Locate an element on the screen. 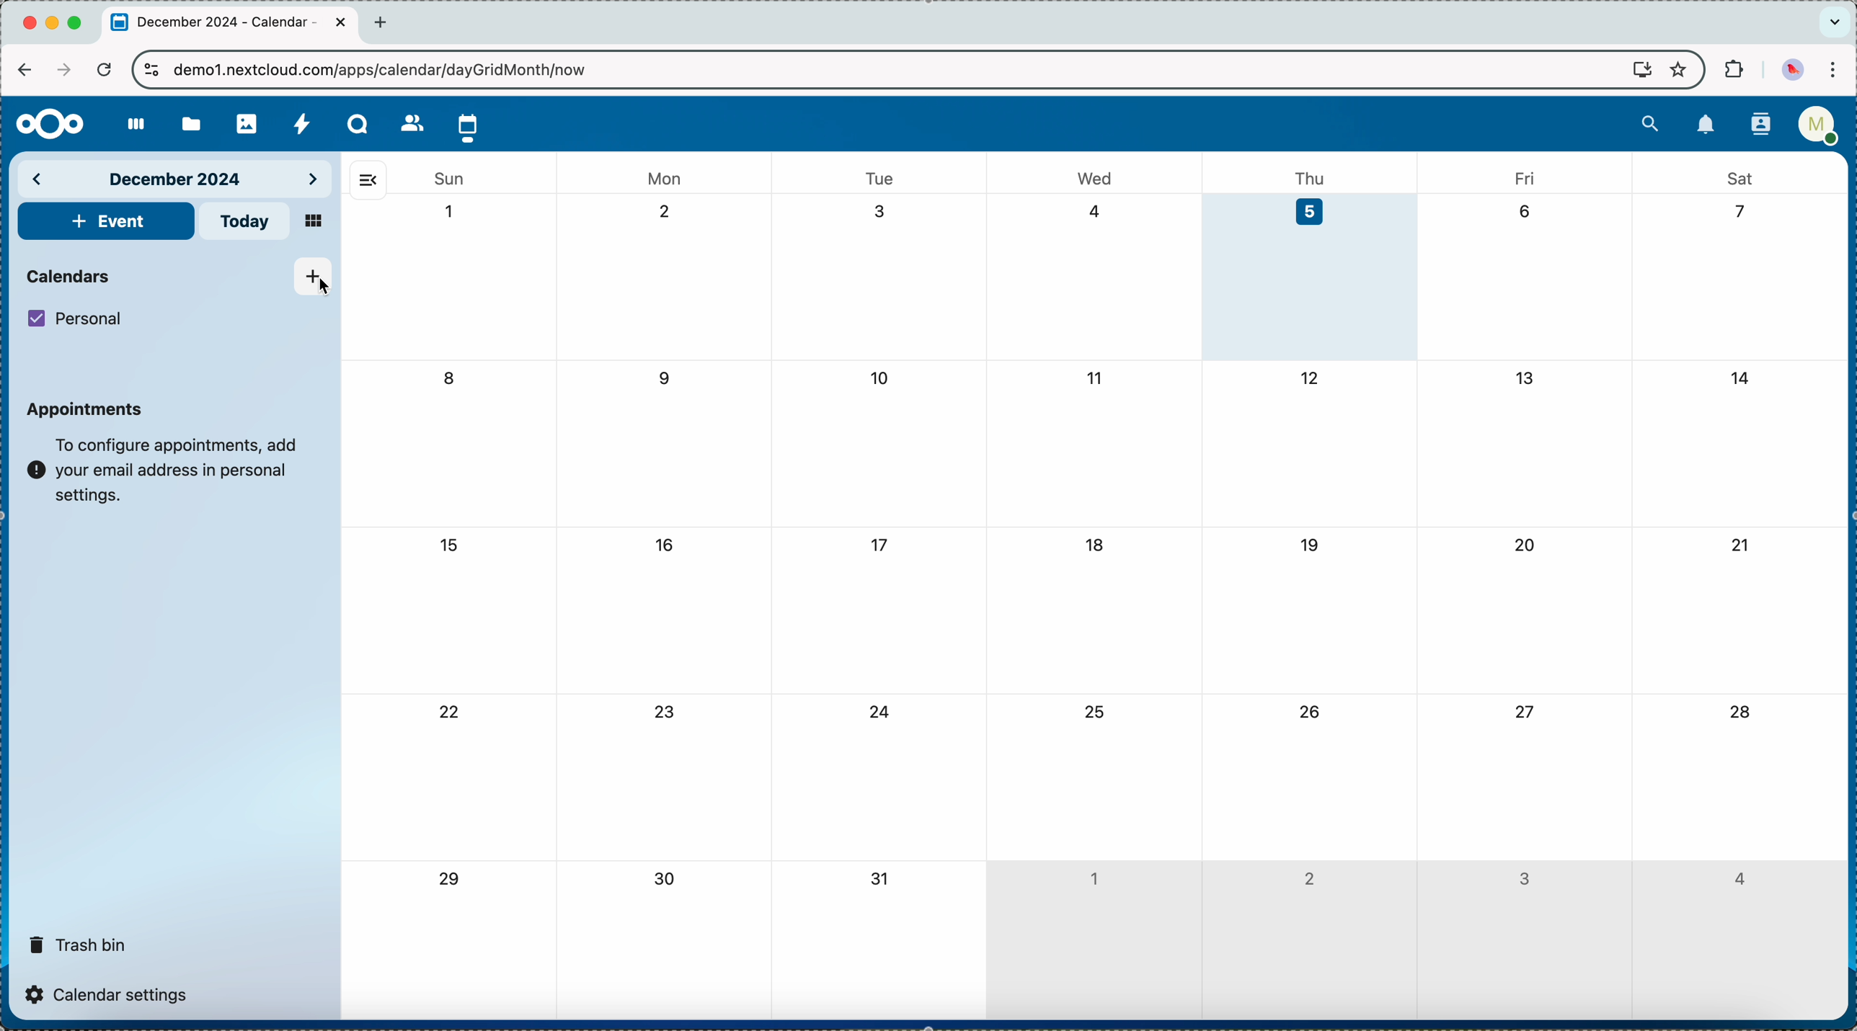  appointments is located at coordinates (86, 409).